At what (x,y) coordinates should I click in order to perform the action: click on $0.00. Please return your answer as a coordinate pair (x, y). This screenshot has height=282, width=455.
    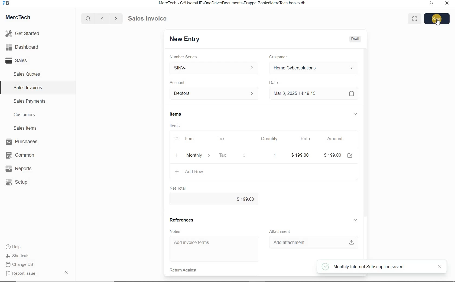
    Looking at the image, I should click on (214, 199).